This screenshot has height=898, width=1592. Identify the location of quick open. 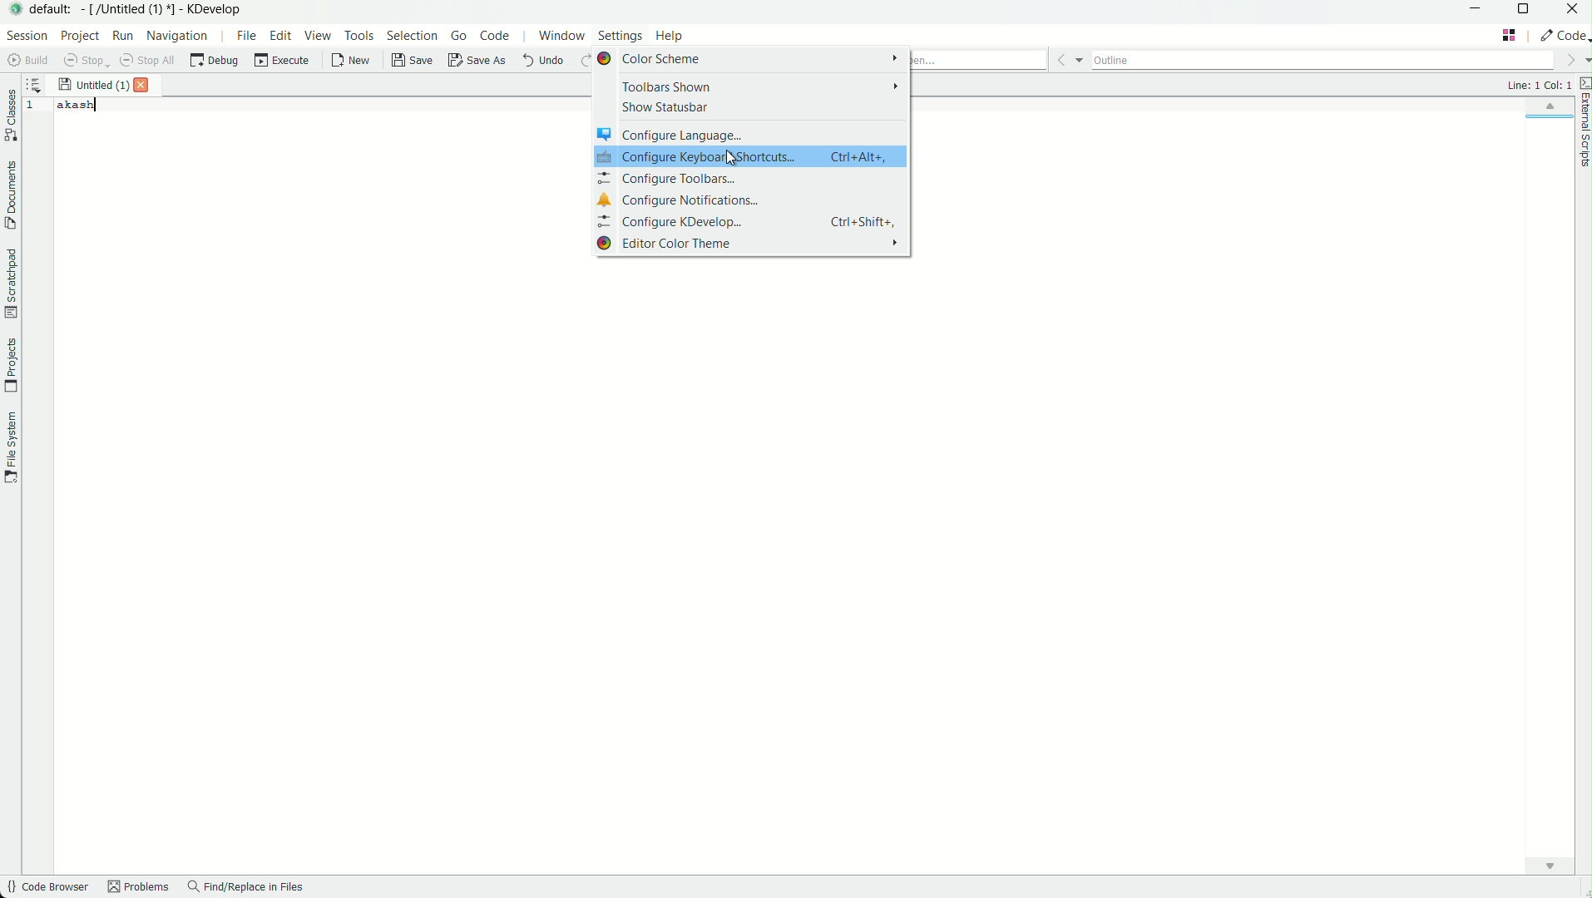
(979, 61).